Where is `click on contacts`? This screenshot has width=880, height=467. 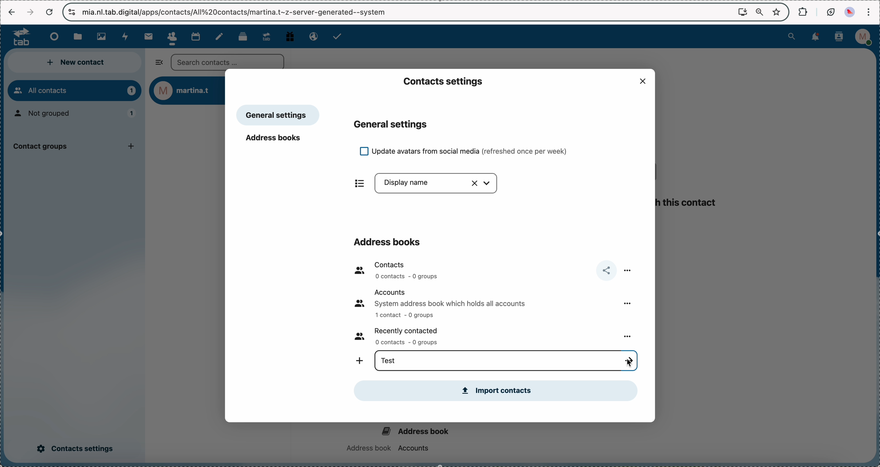 click on contacts is located at coordinates (171, 37).